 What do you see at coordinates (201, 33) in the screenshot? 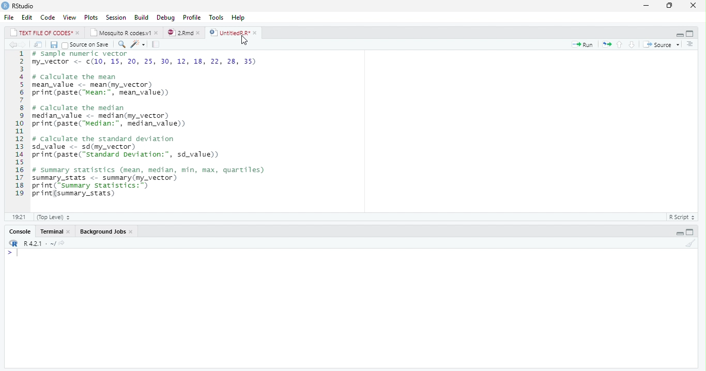
I see `close` at bounding box center [201, 33].